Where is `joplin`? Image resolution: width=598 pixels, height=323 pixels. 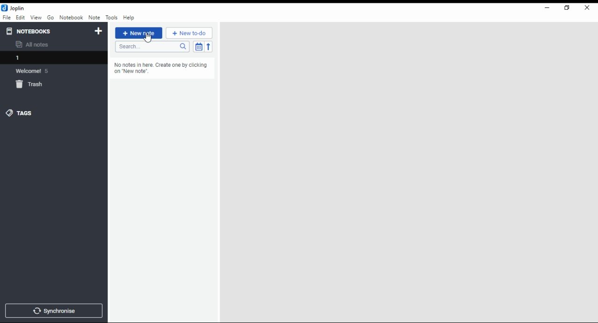
joplin is located at coordinates (14, 8).